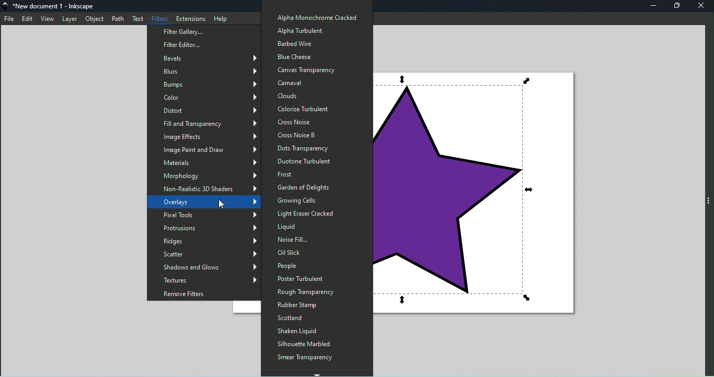 The height and width of the screenshot is (377, 714). Describe the element at coordinates (137, 18) in the screenshot. I see `Text` at that location.